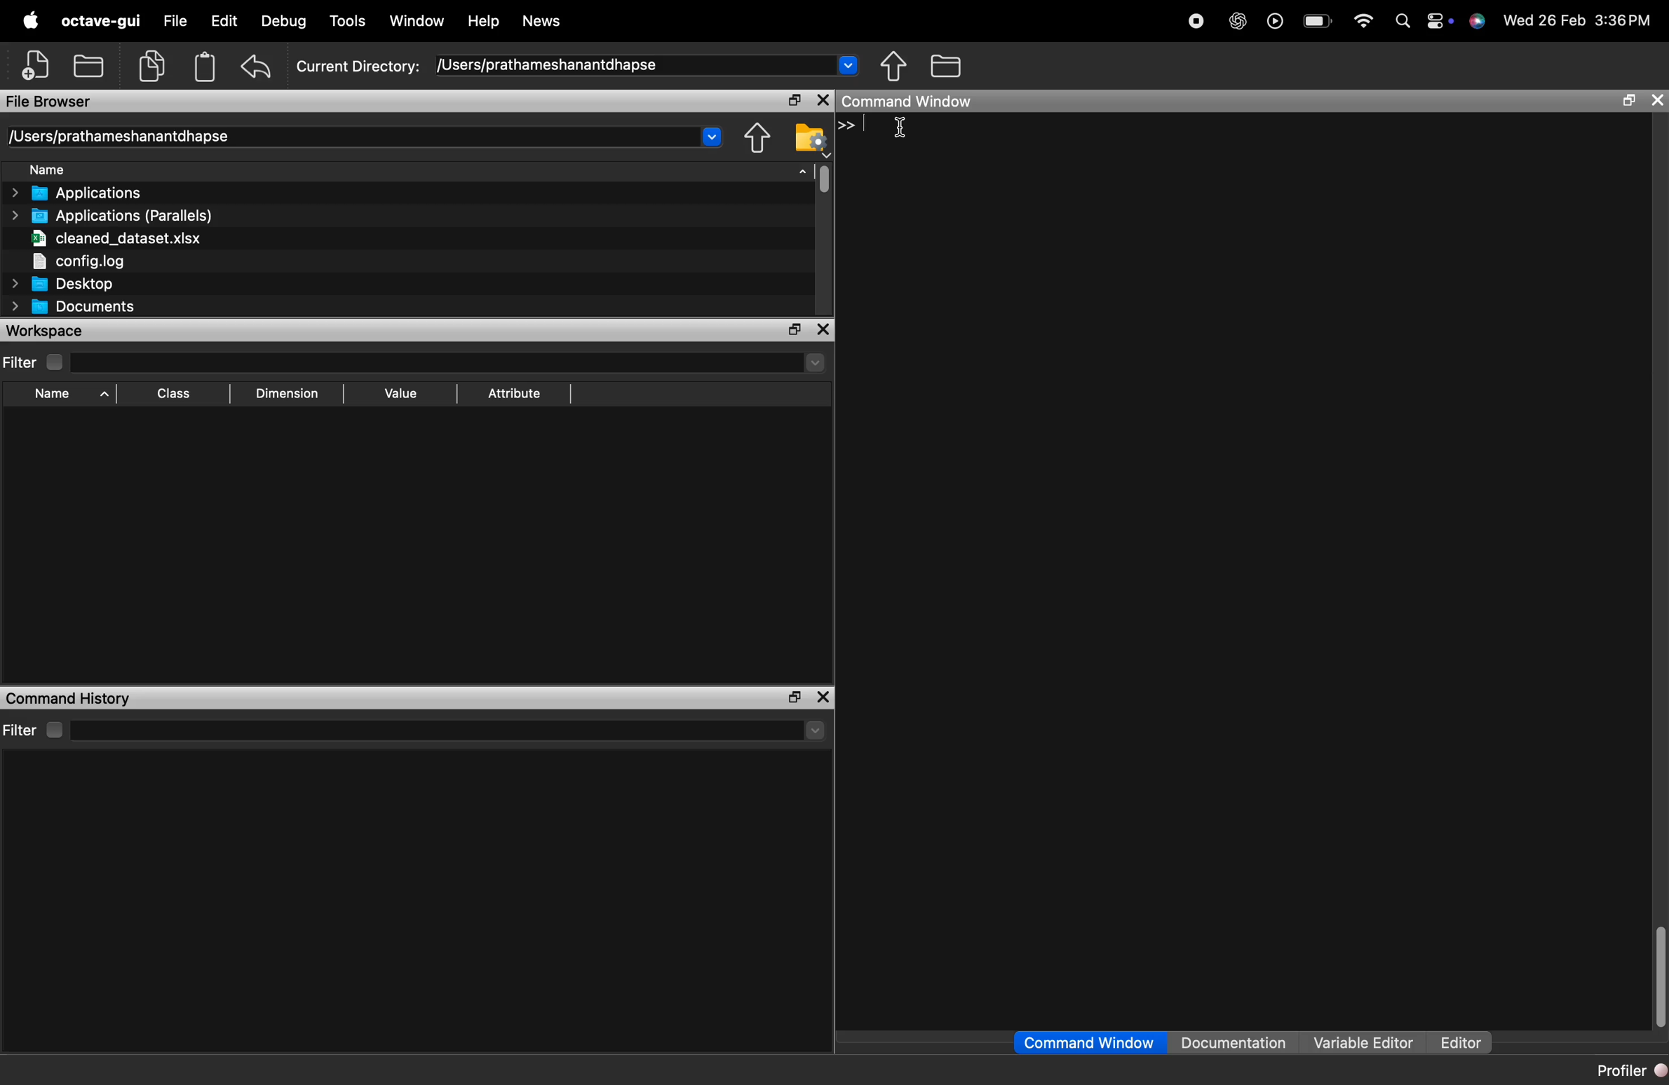 The width and height of the screenshot is (1669, 1085). I want to click on Name, so click(90, 170).